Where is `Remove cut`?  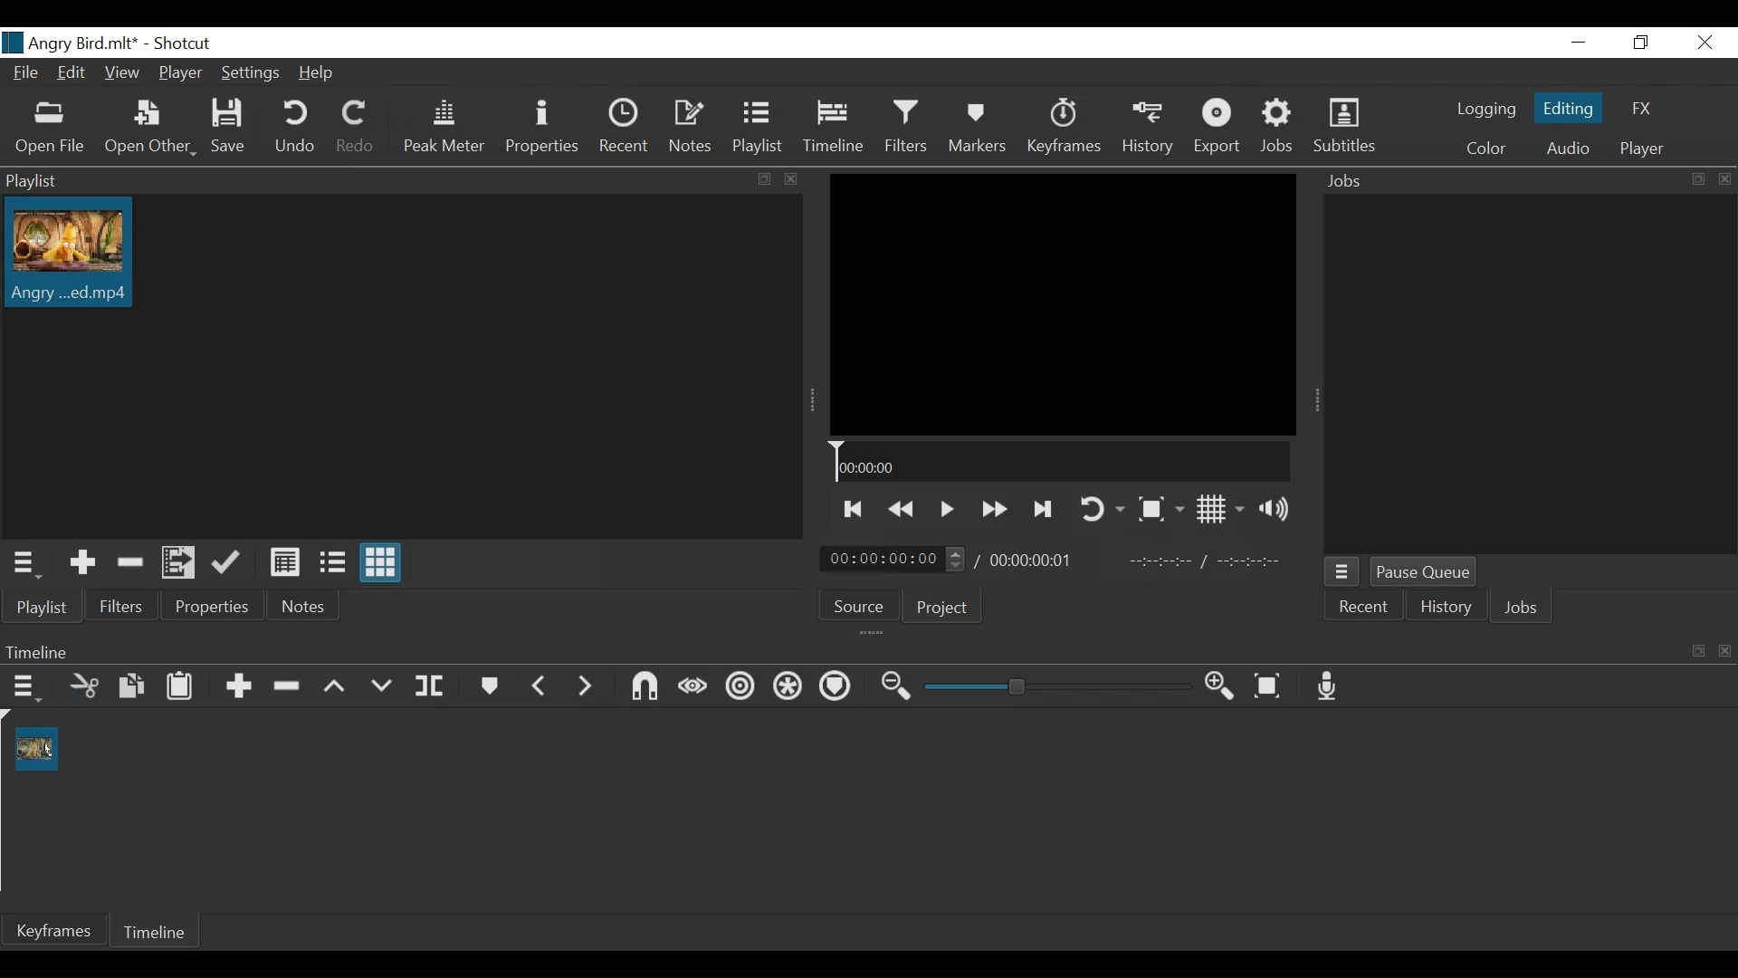
Remove cut is located at coordinates (126, 562).